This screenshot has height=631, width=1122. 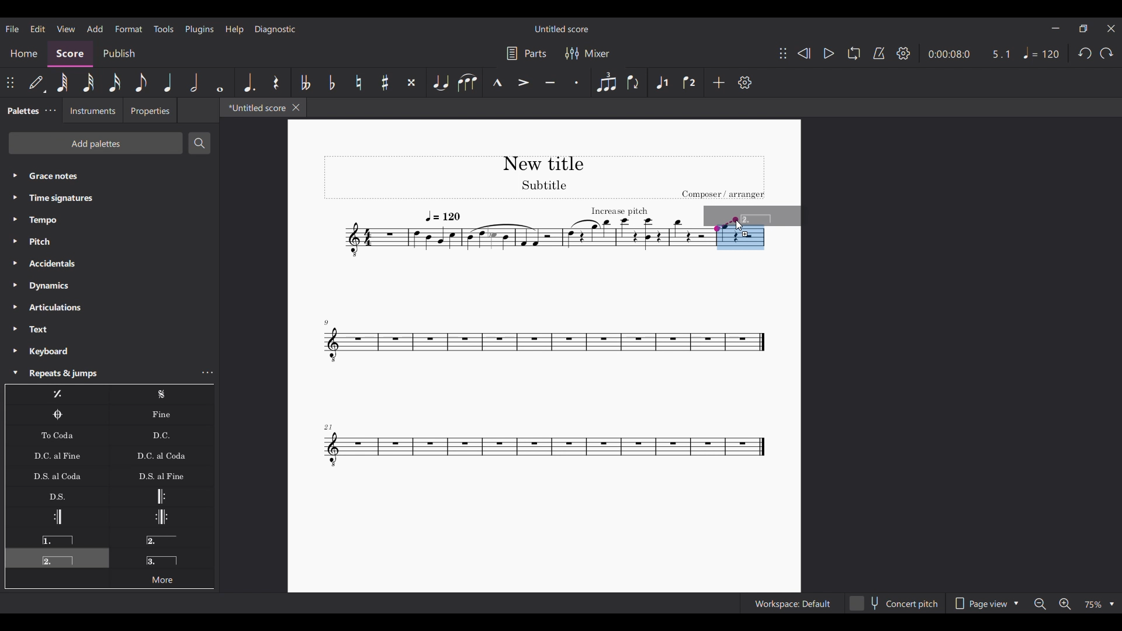 What do you see at coordinates (854, 53) in the screenshot?
I see `Loop playback` at bounding box center [854, 53].